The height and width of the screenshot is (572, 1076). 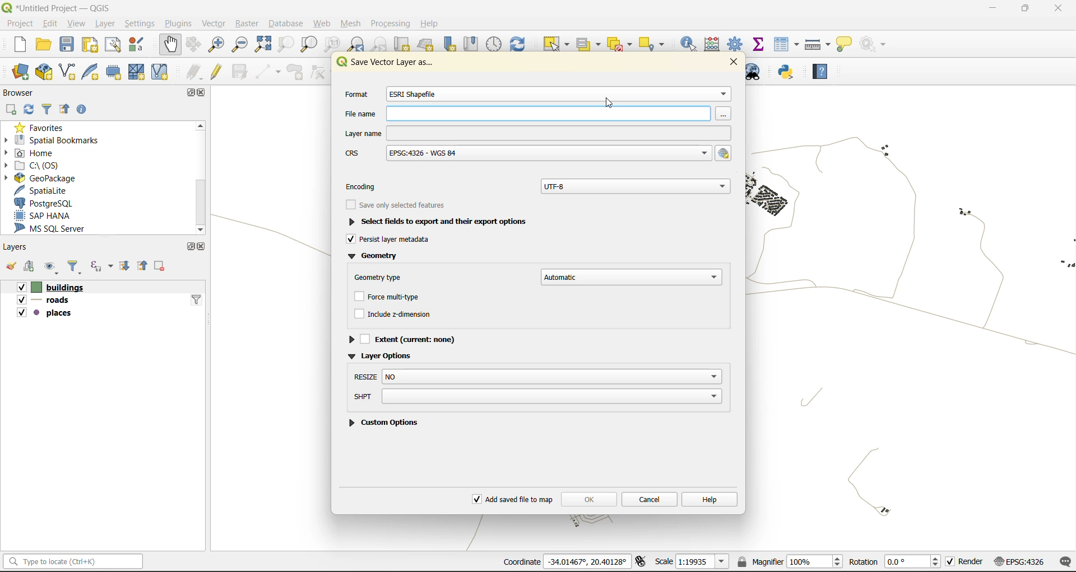 What do you see at coordinates (54, 228) in the screenshot?
I see `ms sql server` at bounding box center [54, 228].